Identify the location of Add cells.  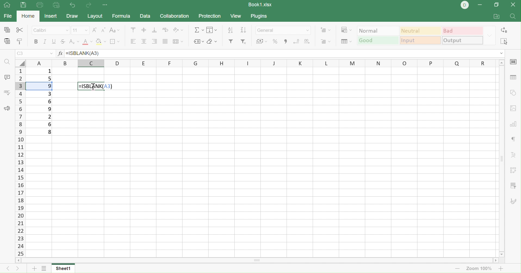
(325, 29).